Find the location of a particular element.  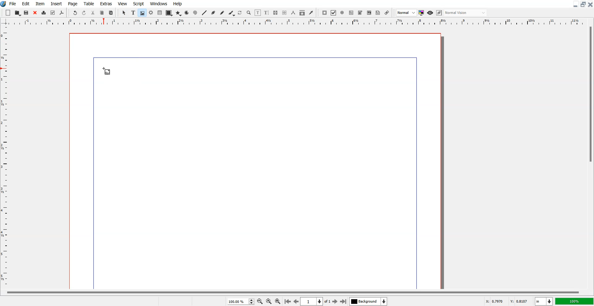

Preview is located at coordinates (430, 13).